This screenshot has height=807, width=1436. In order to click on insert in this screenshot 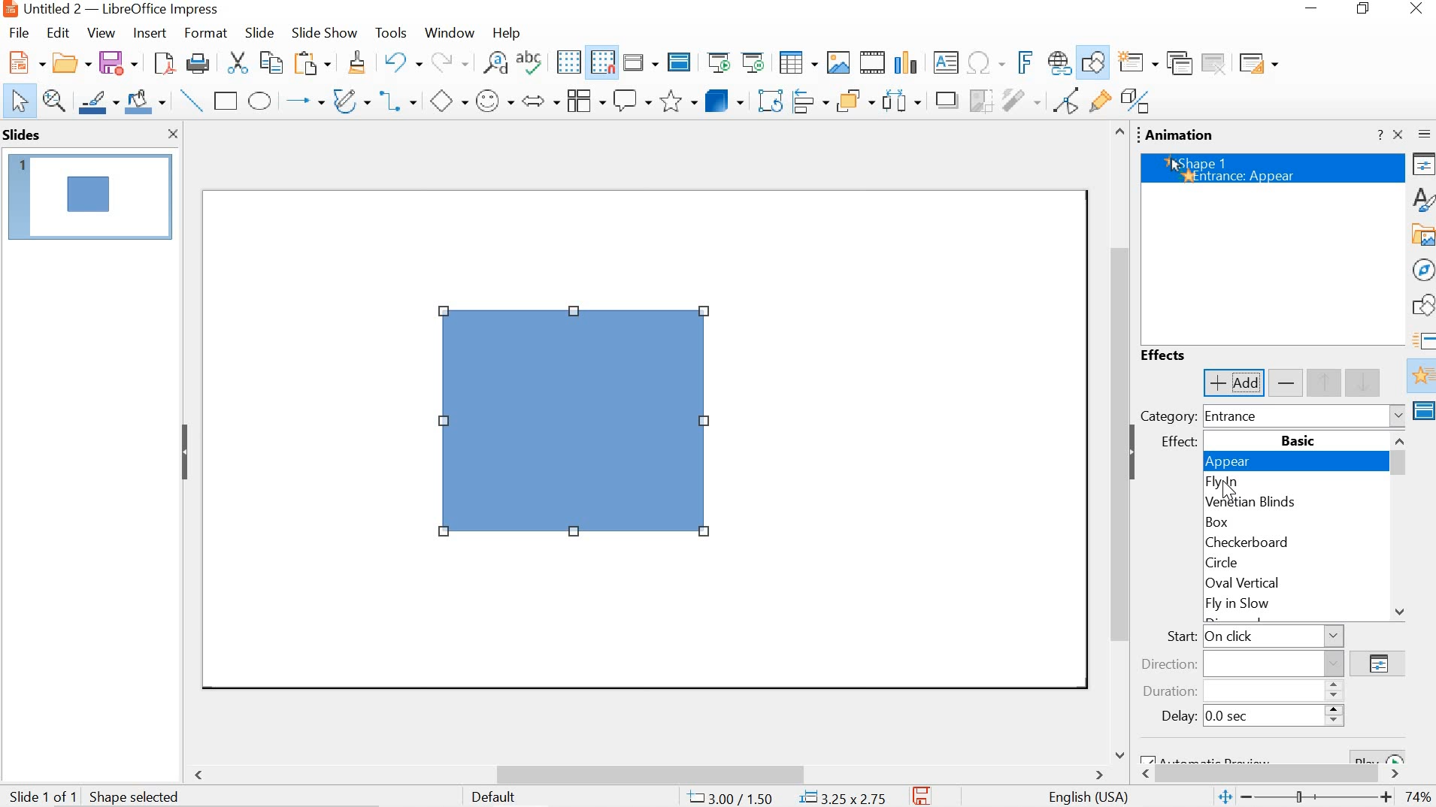, I will do `click(150, 34)`.